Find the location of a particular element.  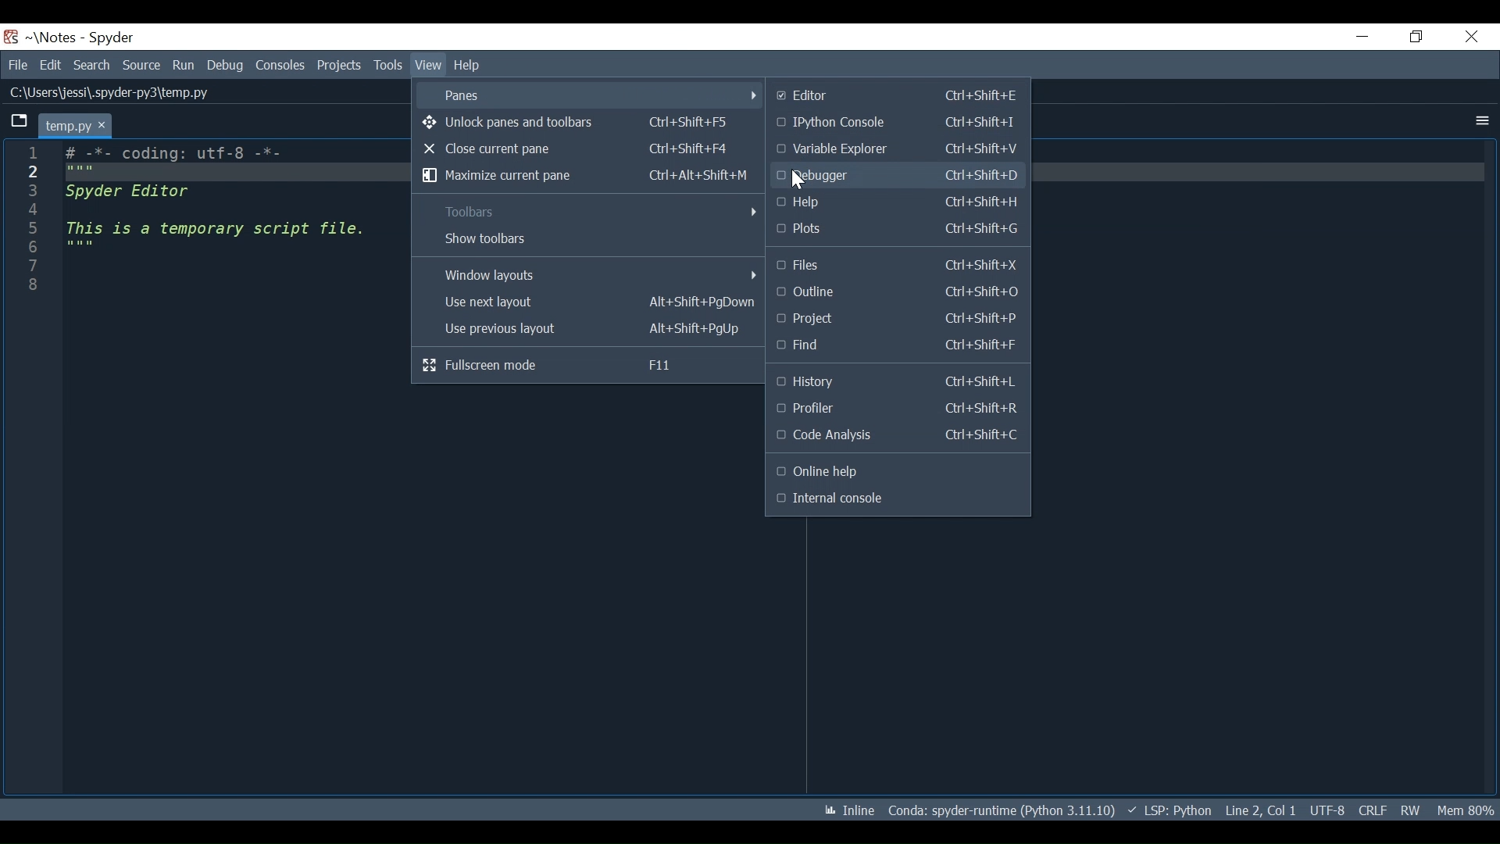

Editor is located at coordinates (899, 96).